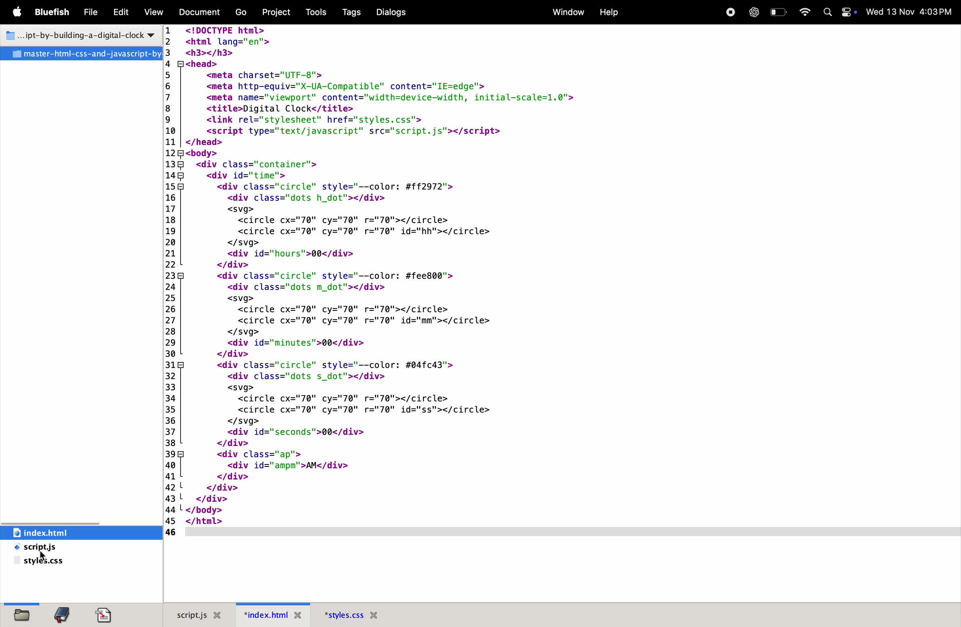 The height and width of the screenshot is (627, 961). Describe the element at coordinates (52, 12) in the screenshot. I see `Bluefish` at that location.